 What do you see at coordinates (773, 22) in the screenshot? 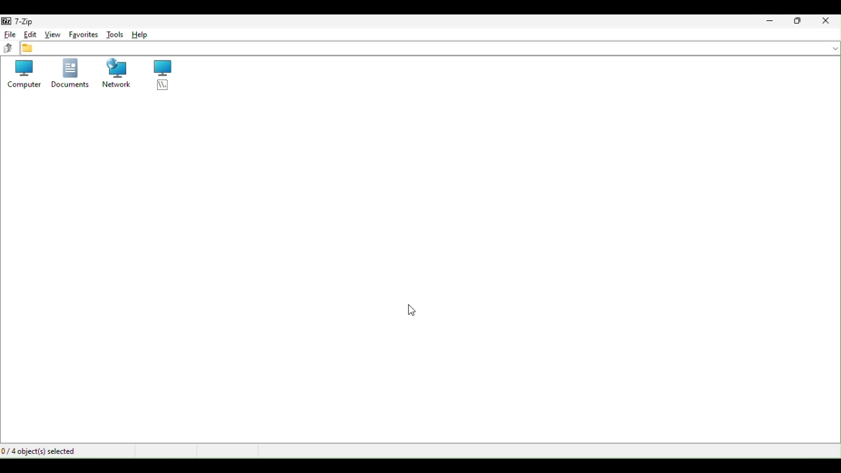
I see `Minimise` at bounding box center [773, 22].